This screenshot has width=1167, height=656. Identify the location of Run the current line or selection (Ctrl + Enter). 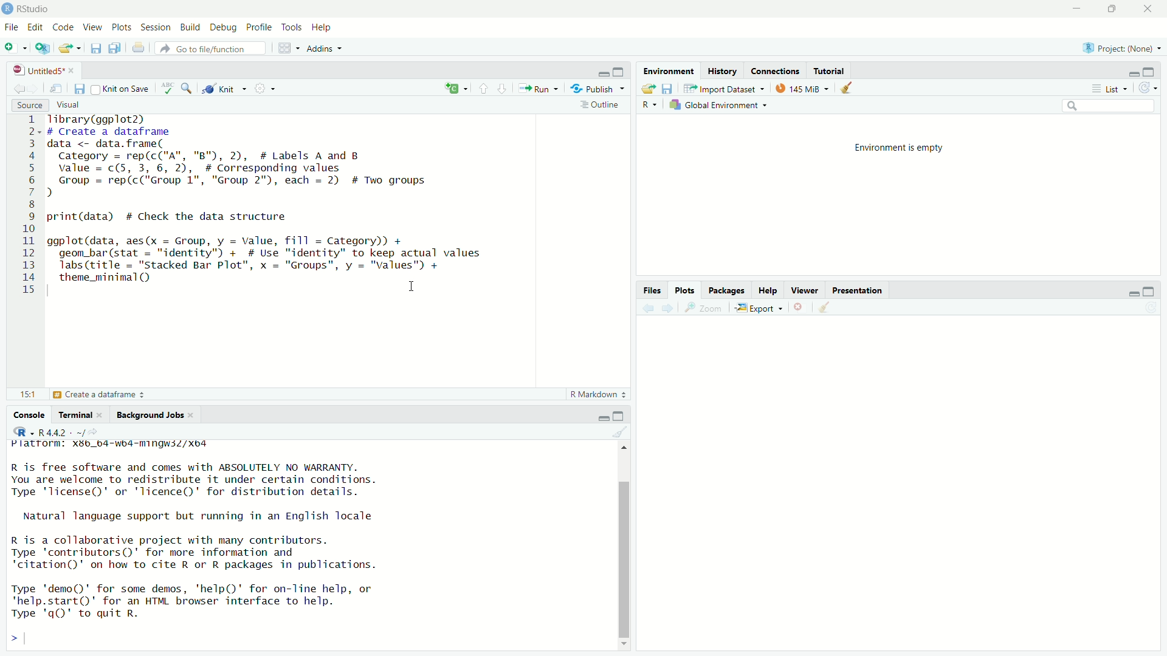
(540, 87).